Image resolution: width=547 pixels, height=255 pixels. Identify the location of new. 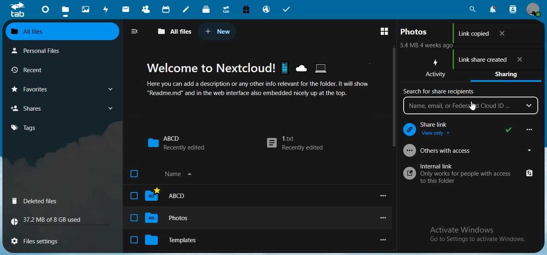
(218, 31).